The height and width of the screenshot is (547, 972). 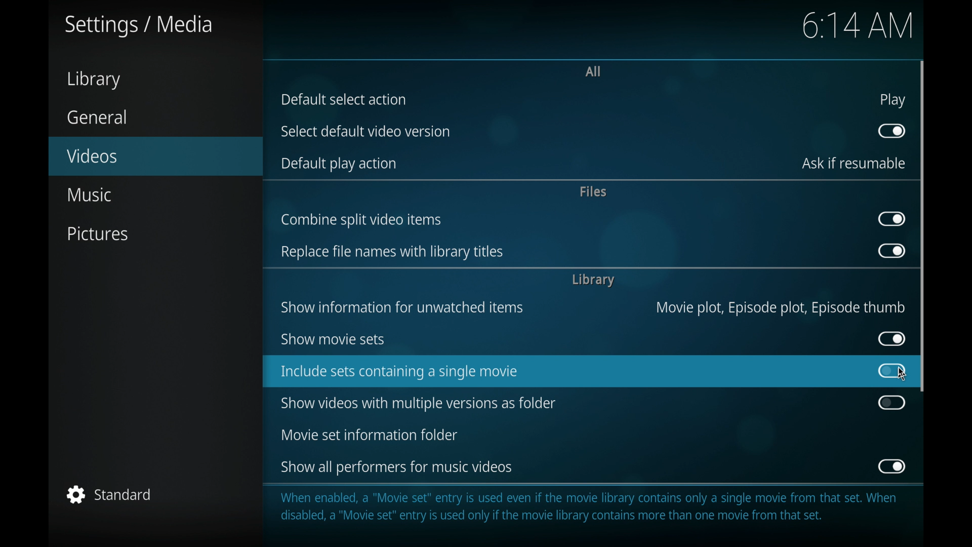 I want to click on scroll box, so click(x=922, y=226).